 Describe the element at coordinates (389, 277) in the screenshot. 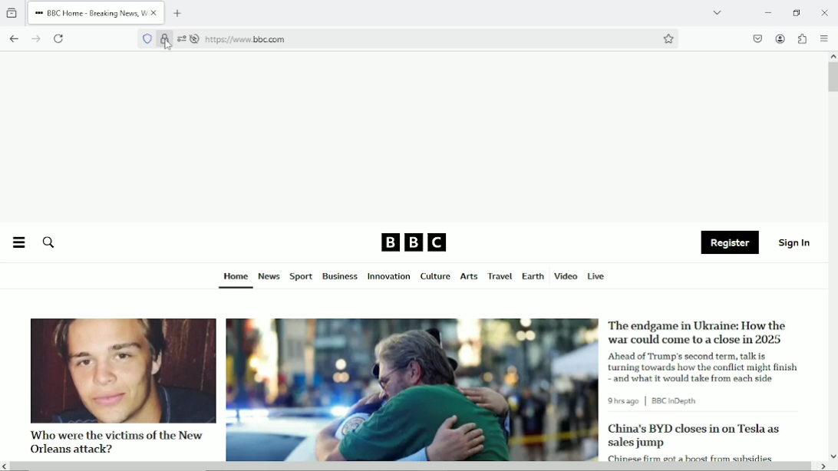

I see `Innovation` at that location.